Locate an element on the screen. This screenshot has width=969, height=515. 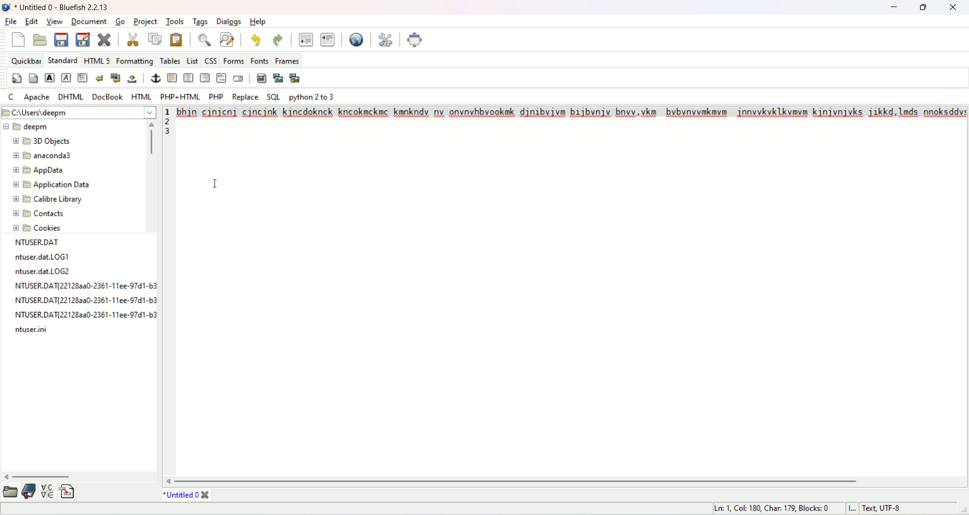
DOCBOOK is located at coordinates (109, 97).